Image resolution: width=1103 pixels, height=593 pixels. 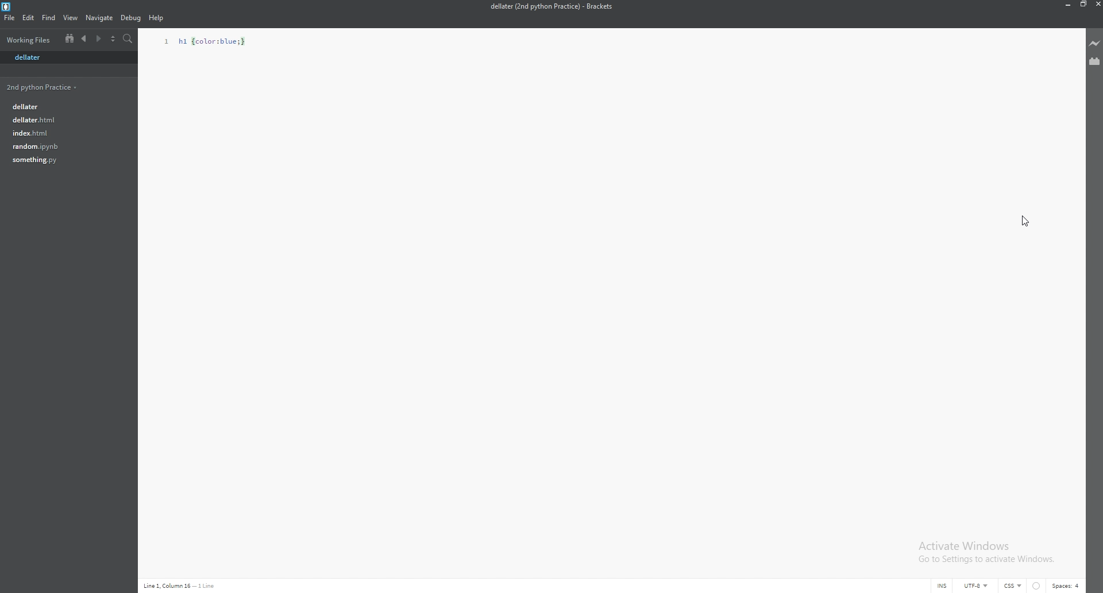 I want to click on css, so click(x=1013, y=586).